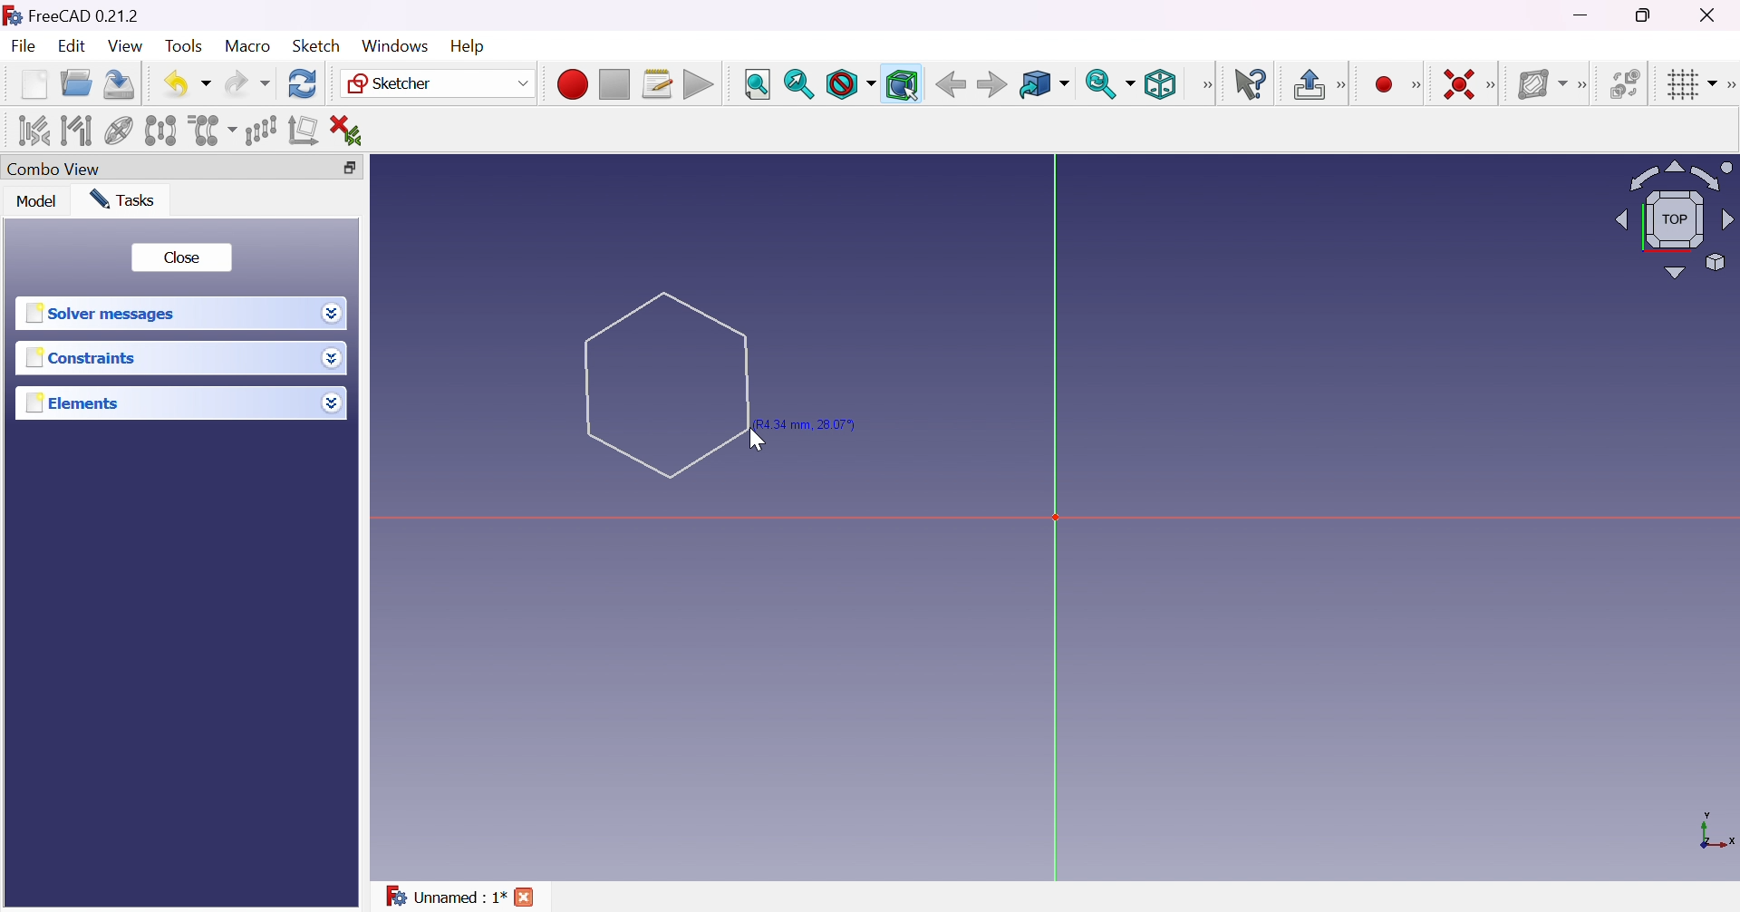  I want to click on Constraints, so click(86, 357).